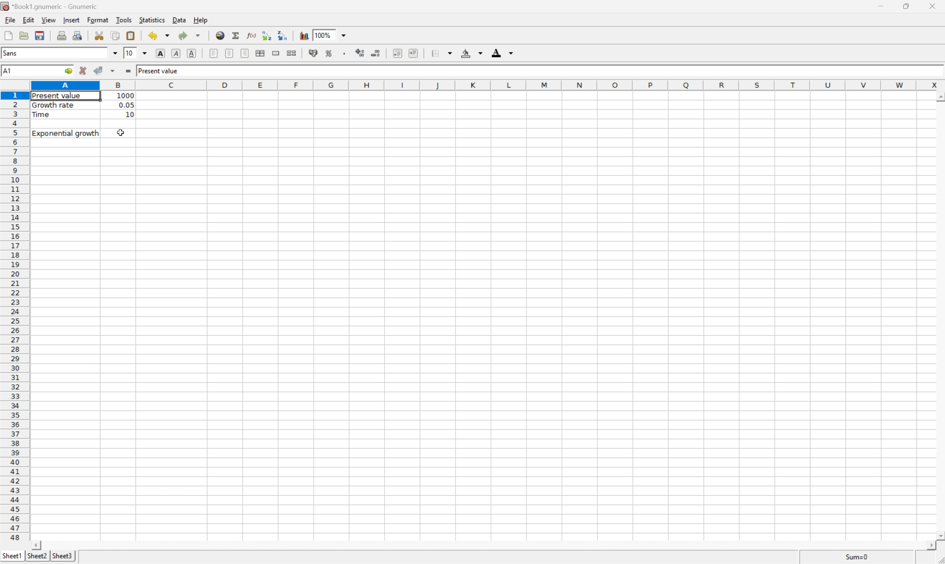 Image resolution: width=945 pixels, height=564 pixels. I want to click on Sheet2, so click(38, 555).